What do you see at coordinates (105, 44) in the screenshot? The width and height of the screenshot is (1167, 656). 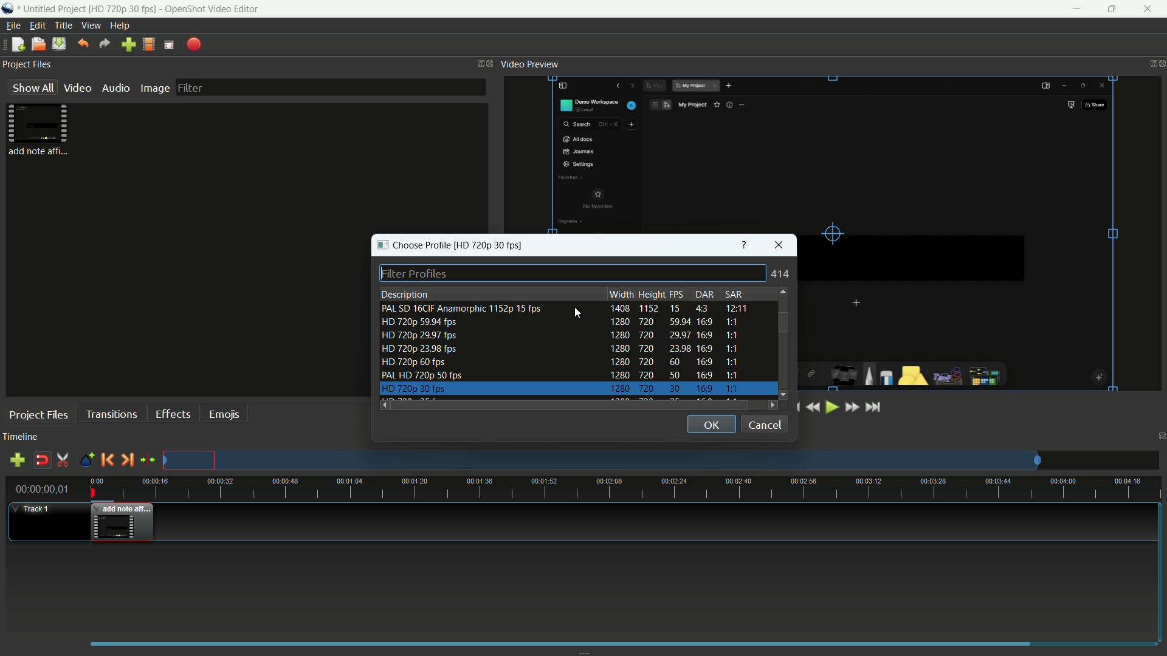 I see `redo` at bounding box center [105, 44].